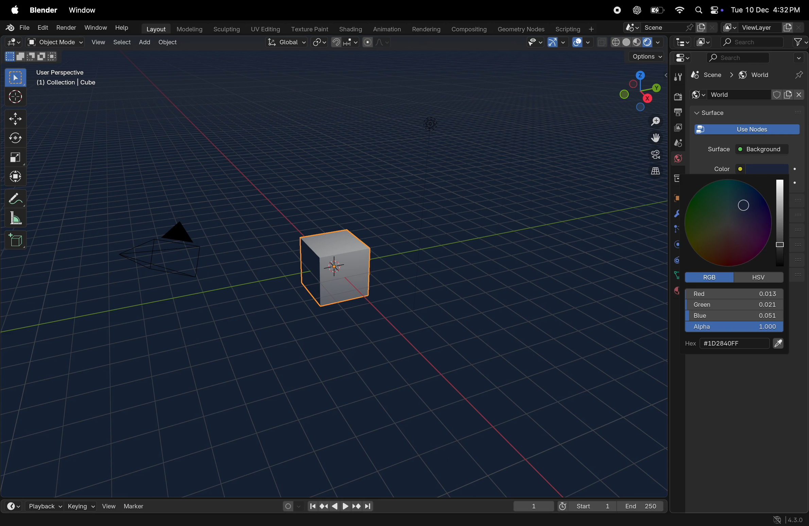  Describe the element at coordinates (677, 198) in the screenshot. I see `object ` at that location.